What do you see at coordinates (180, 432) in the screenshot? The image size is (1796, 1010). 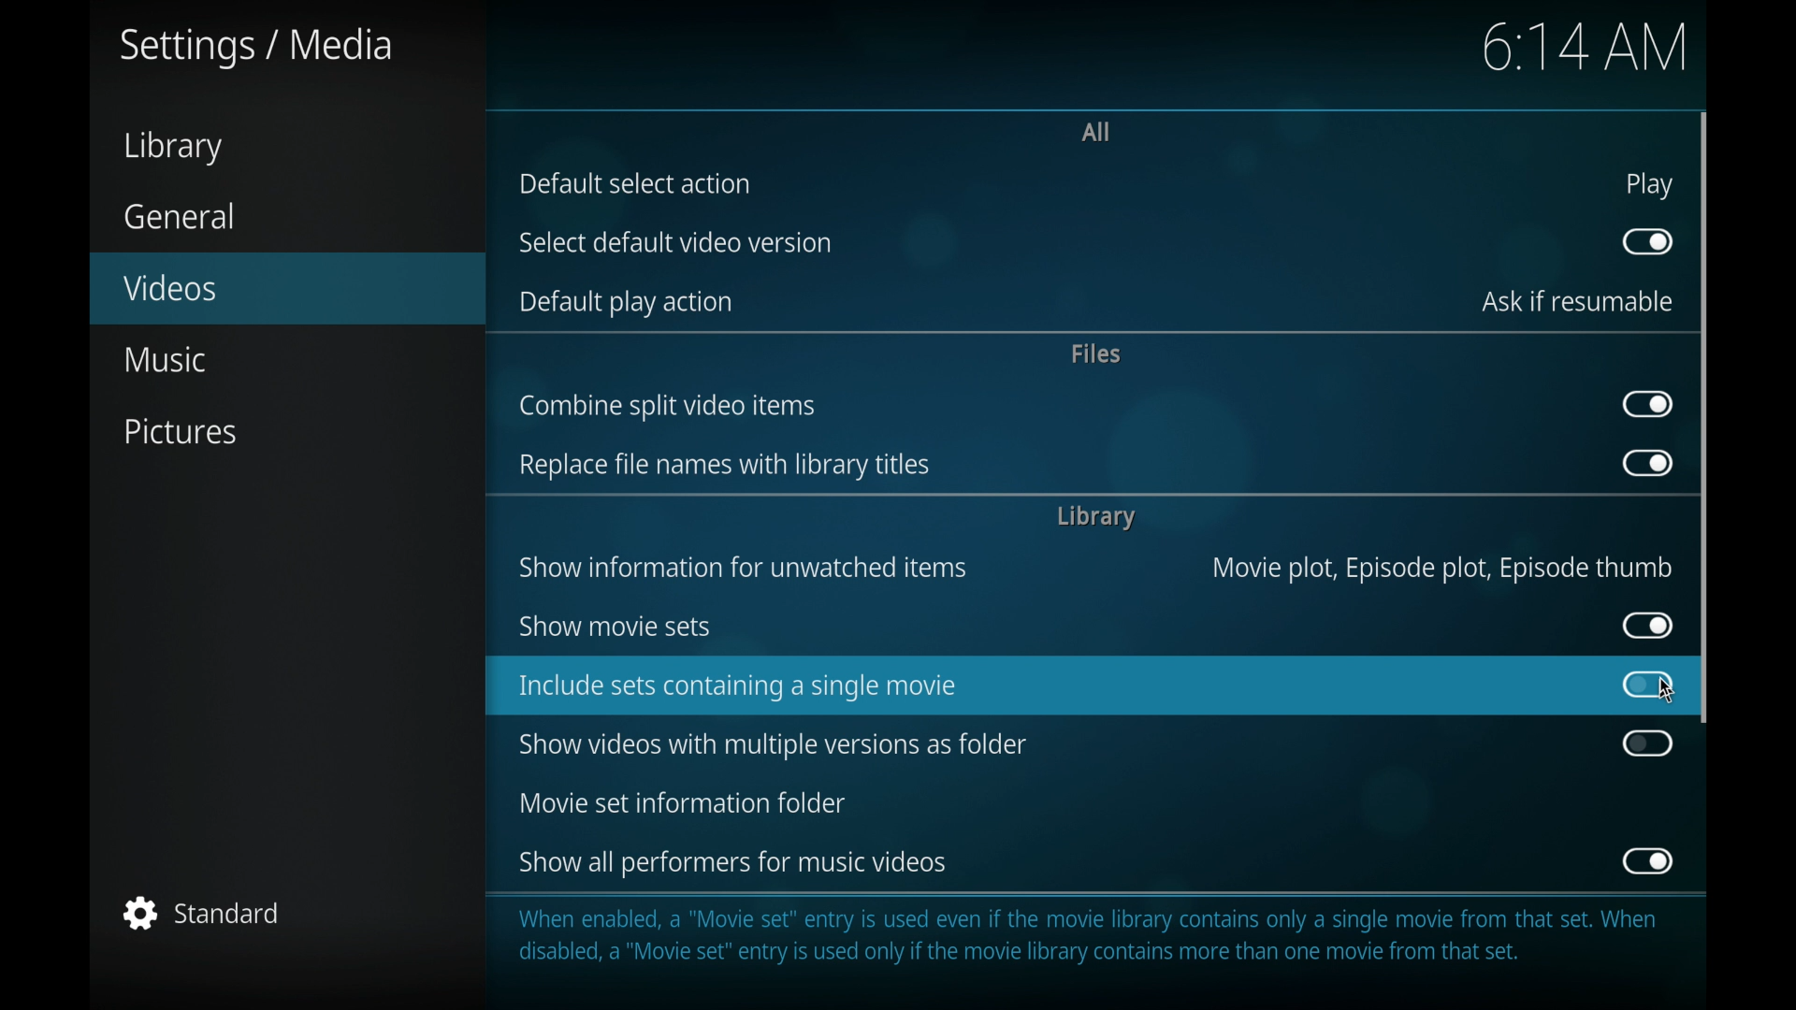 I see `pictures` at bounding box center [180, 432].